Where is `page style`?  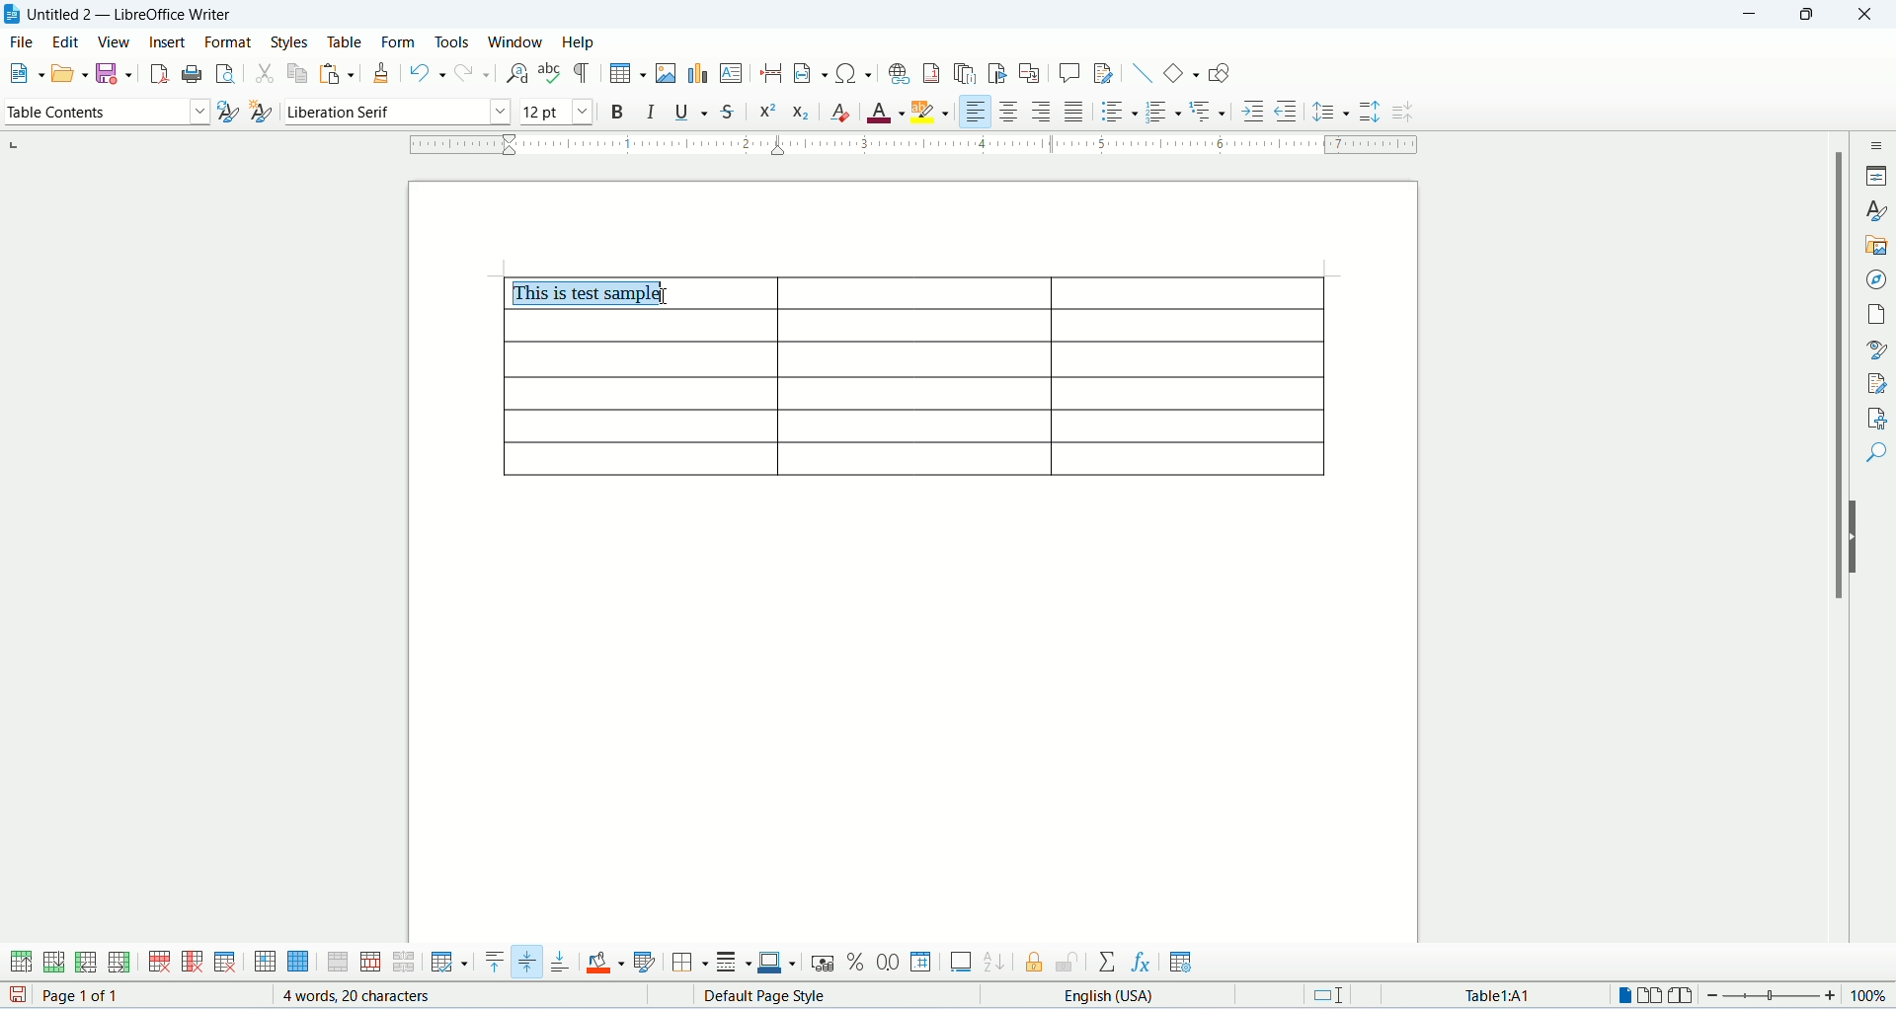
page style is located at coordinates (778, 996).